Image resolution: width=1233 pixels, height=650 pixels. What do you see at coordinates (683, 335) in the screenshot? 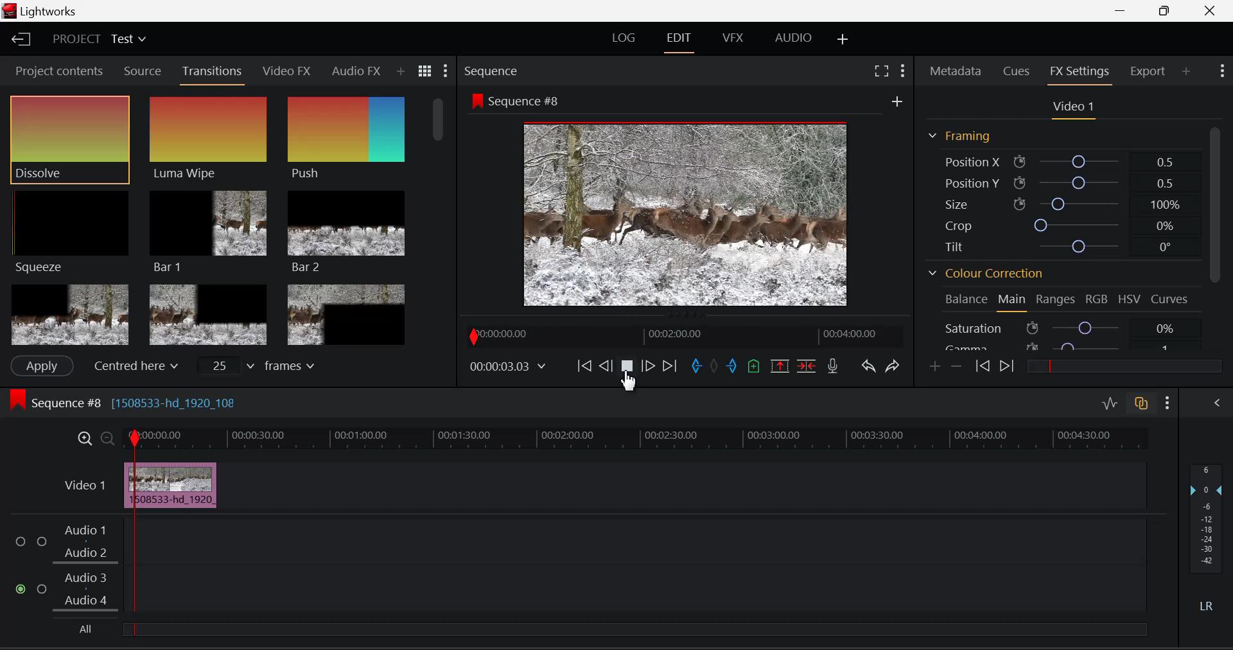
I see `Project Timeline Navigator` at bounding box center [683, 335].